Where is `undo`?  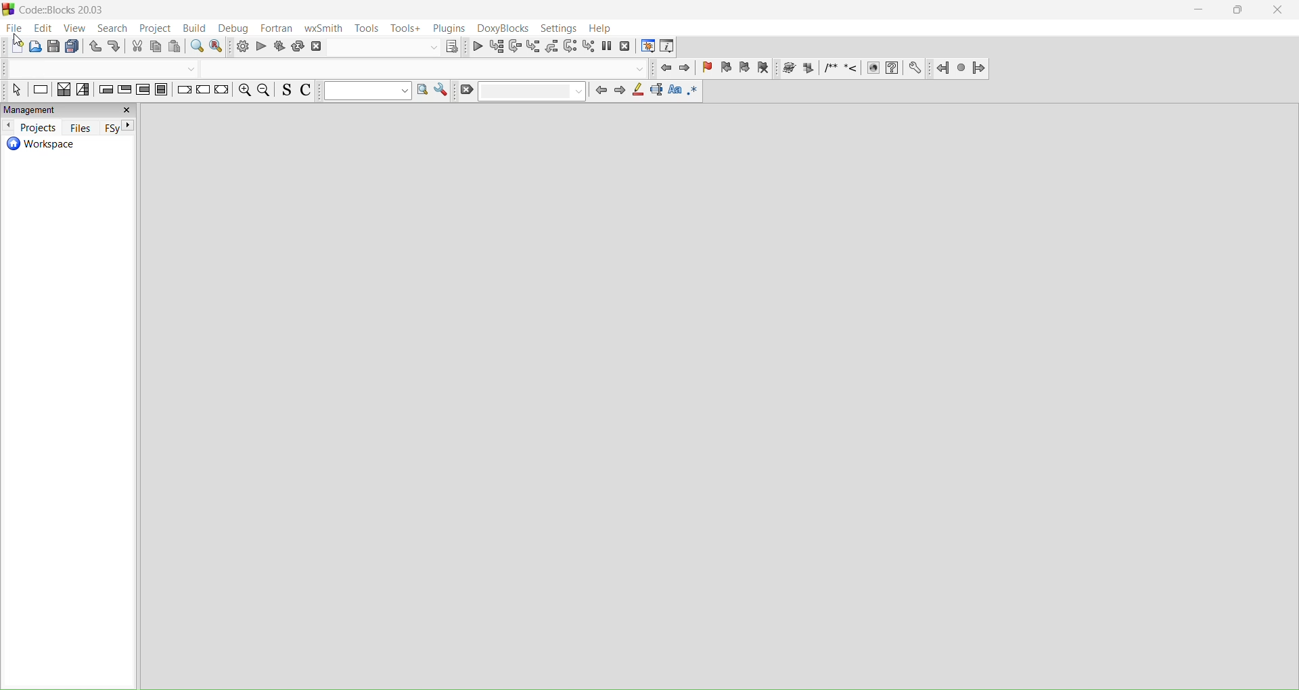 undo is located at coordinates (97, 47).